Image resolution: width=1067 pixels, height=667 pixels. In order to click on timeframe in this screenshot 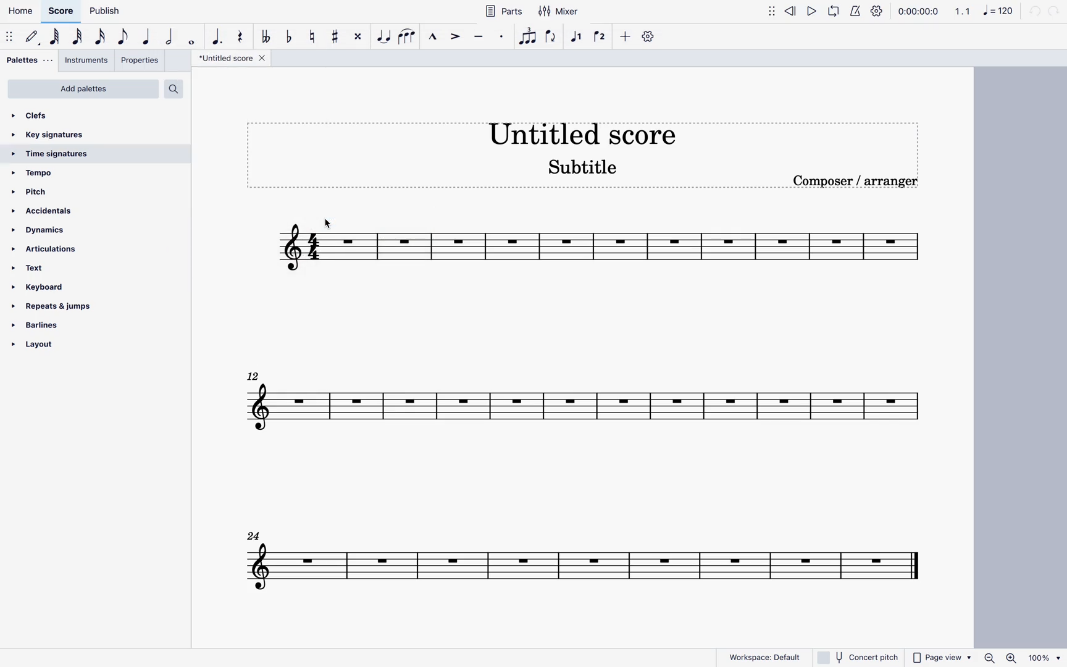, I will do `click(918, 12)`.